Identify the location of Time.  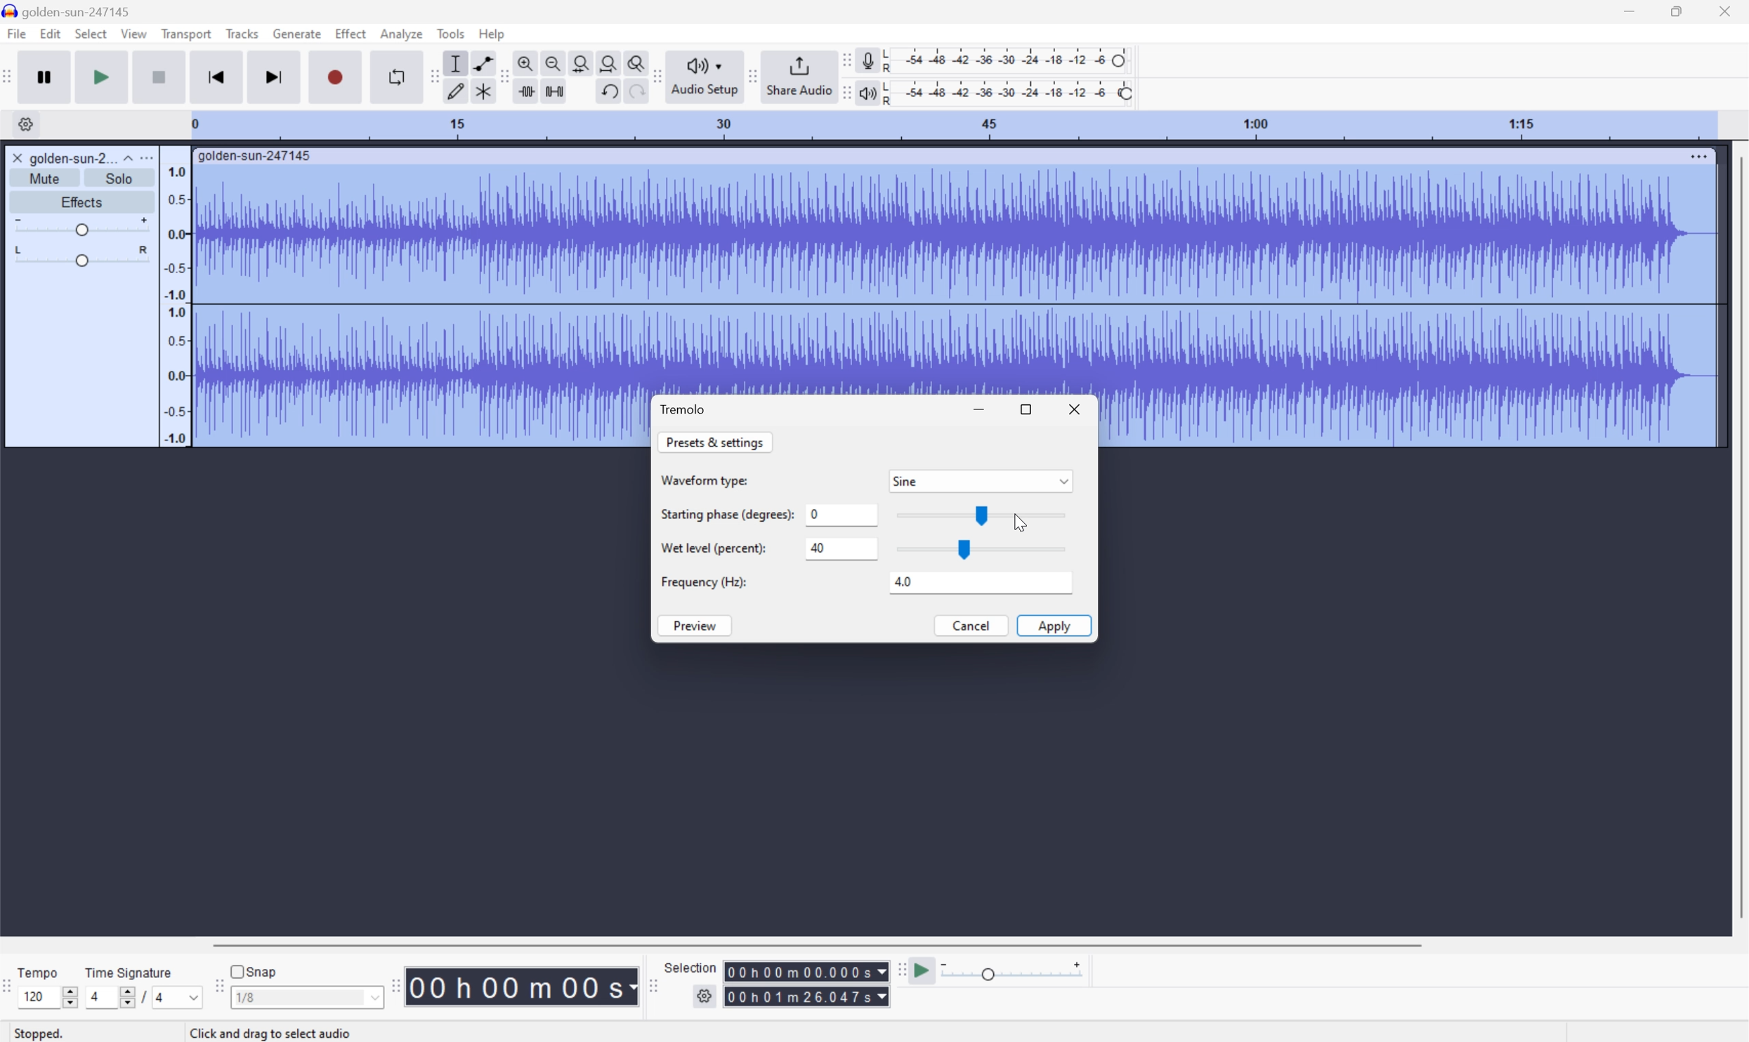
(523, 985).